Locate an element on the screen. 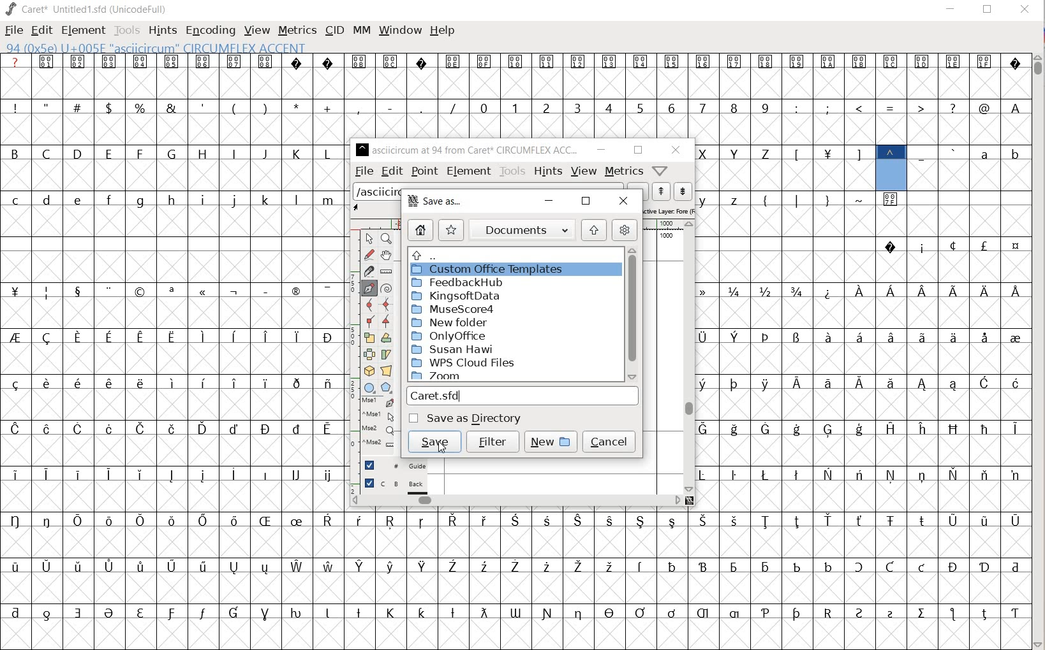  METRICS is located at coordinates (297, 31).